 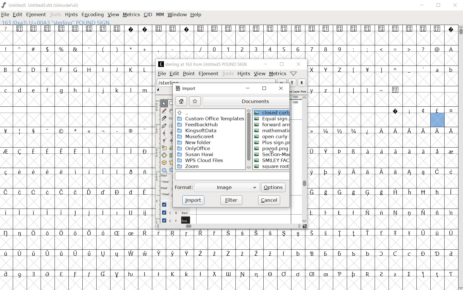 What do you see at coordinates (103, 49) in the screenshot?
I see `(` at bounding box center [103, 49].